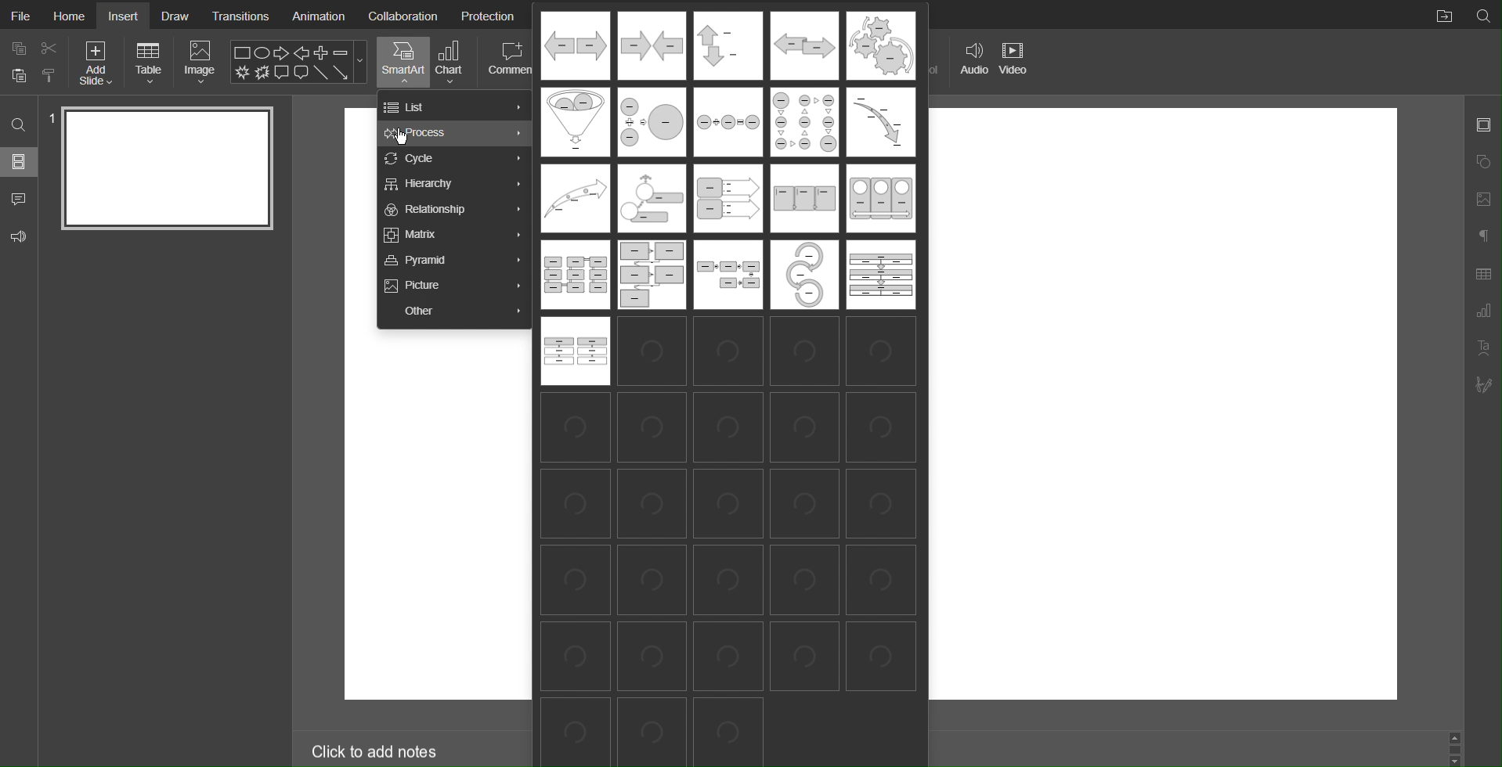 The height and width of the screenshot is (767, 1502). Describe the element at coordinates (51, 117) in the screenshot. I see `slide number` at that location.